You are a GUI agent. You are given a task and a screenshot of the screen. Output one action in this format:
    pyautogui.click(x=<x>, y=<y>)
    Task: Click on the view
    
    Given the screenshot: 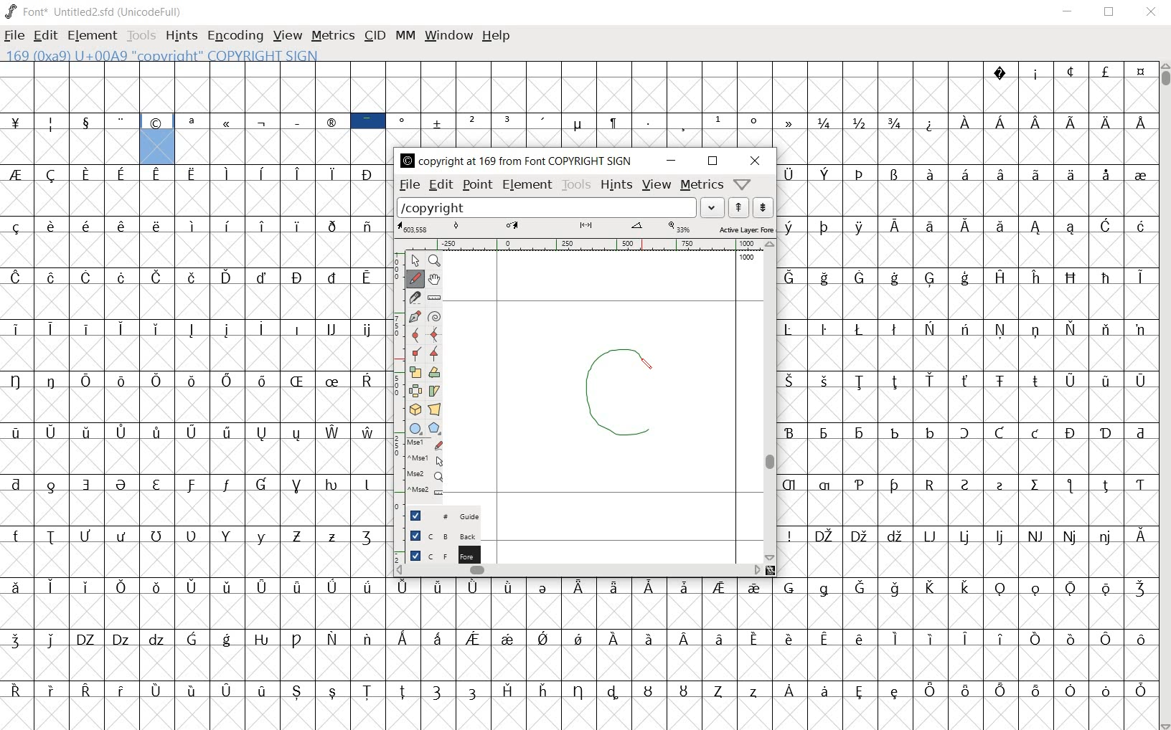 What is the action you would take?
    pyautogui.click(x=657, y=186)
    